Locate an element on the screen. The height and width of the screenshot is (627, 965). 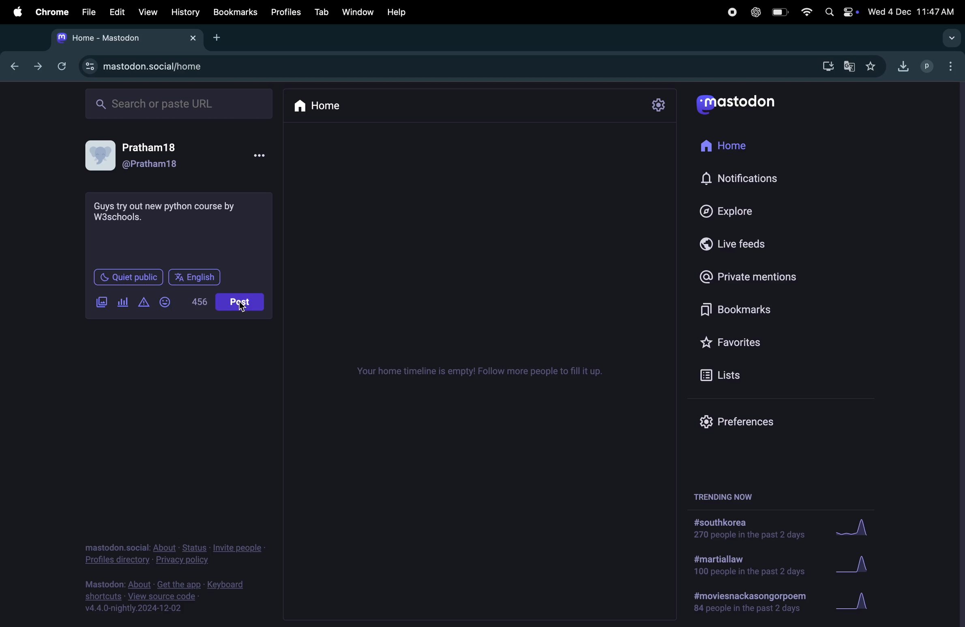
 is located at coordinates (941, 37).